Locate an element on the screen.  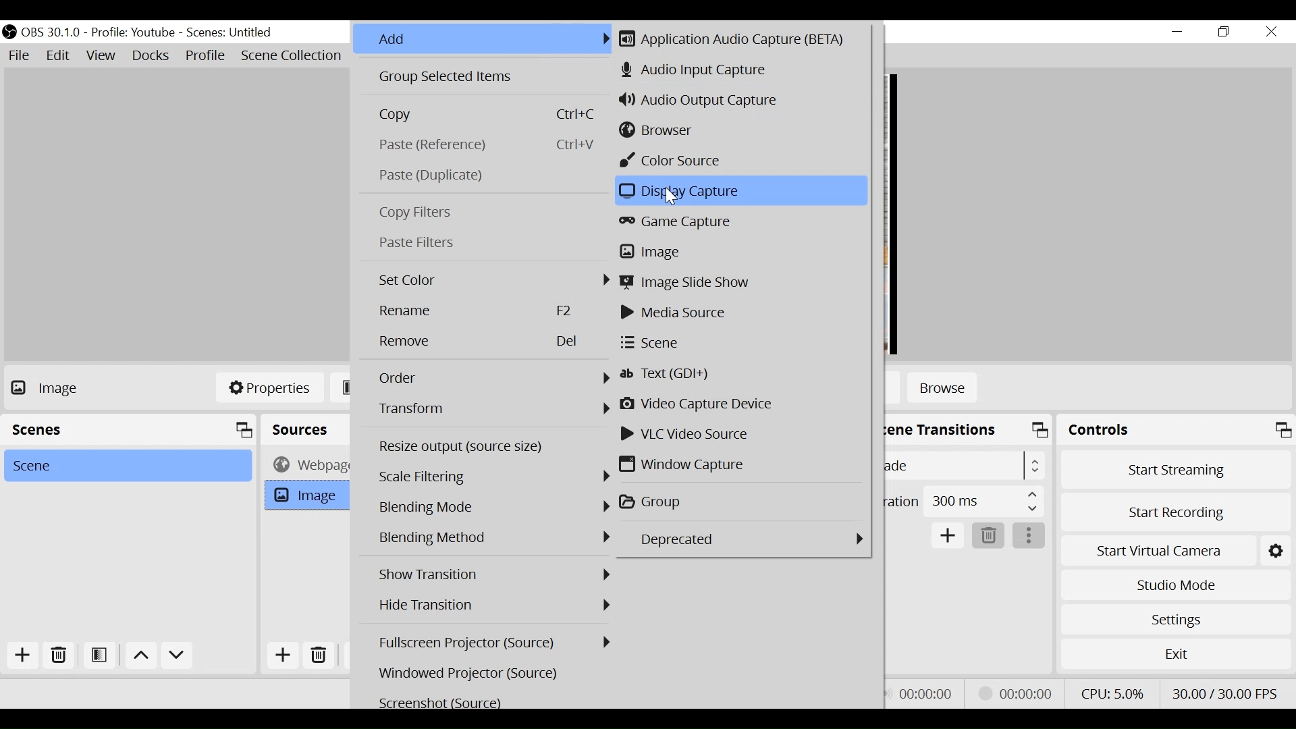
Exit is located at coordinates (1175, 653).